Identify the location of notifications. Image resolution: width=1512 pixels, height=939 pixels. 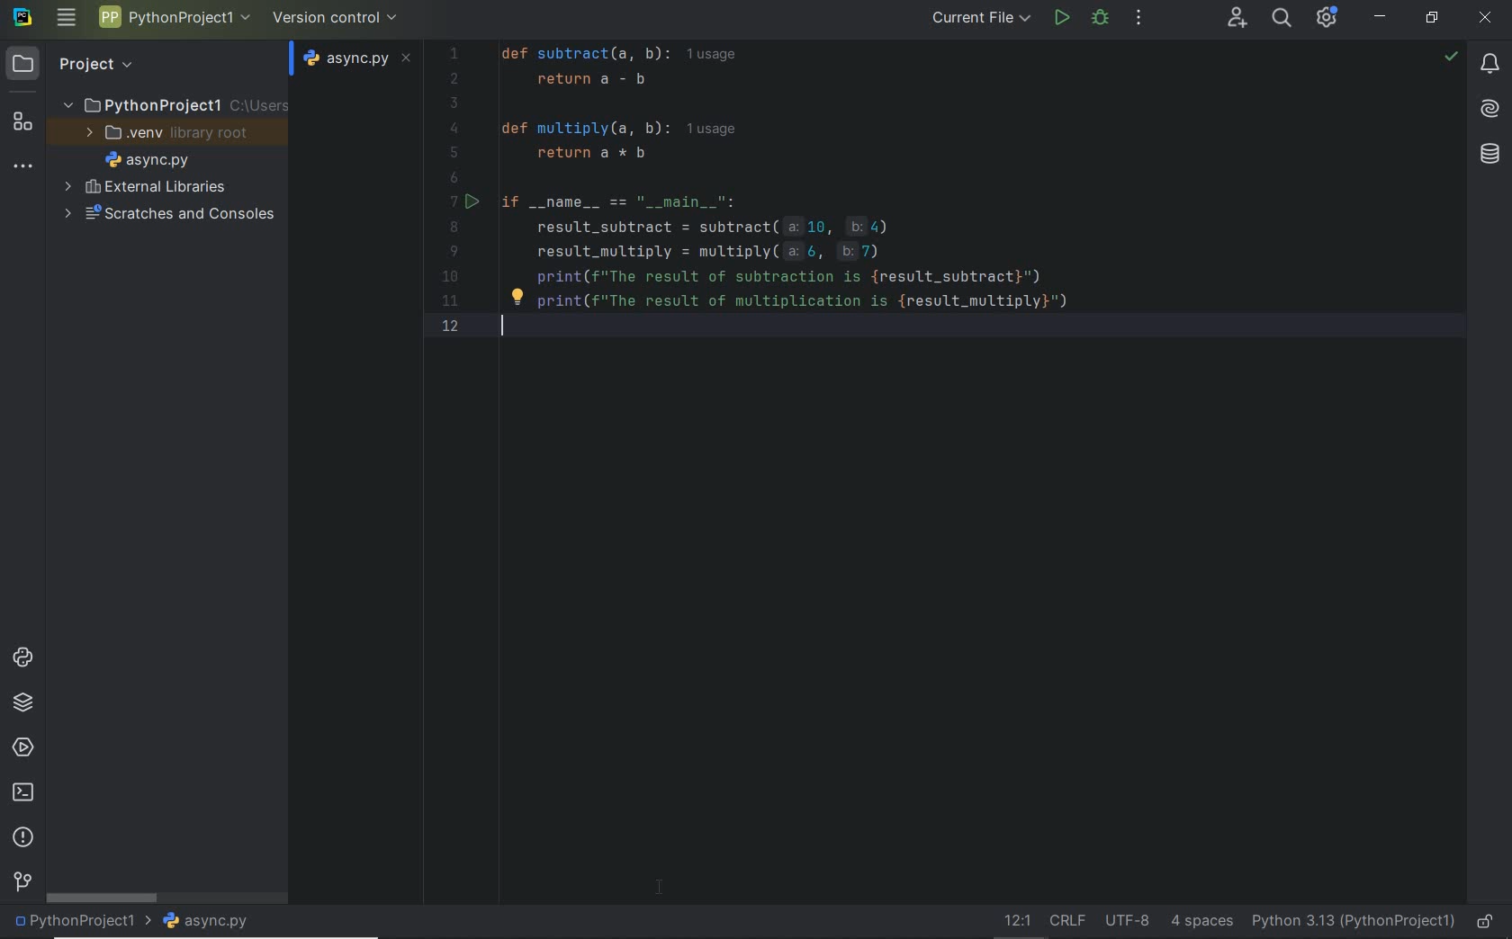
(1489, 67).